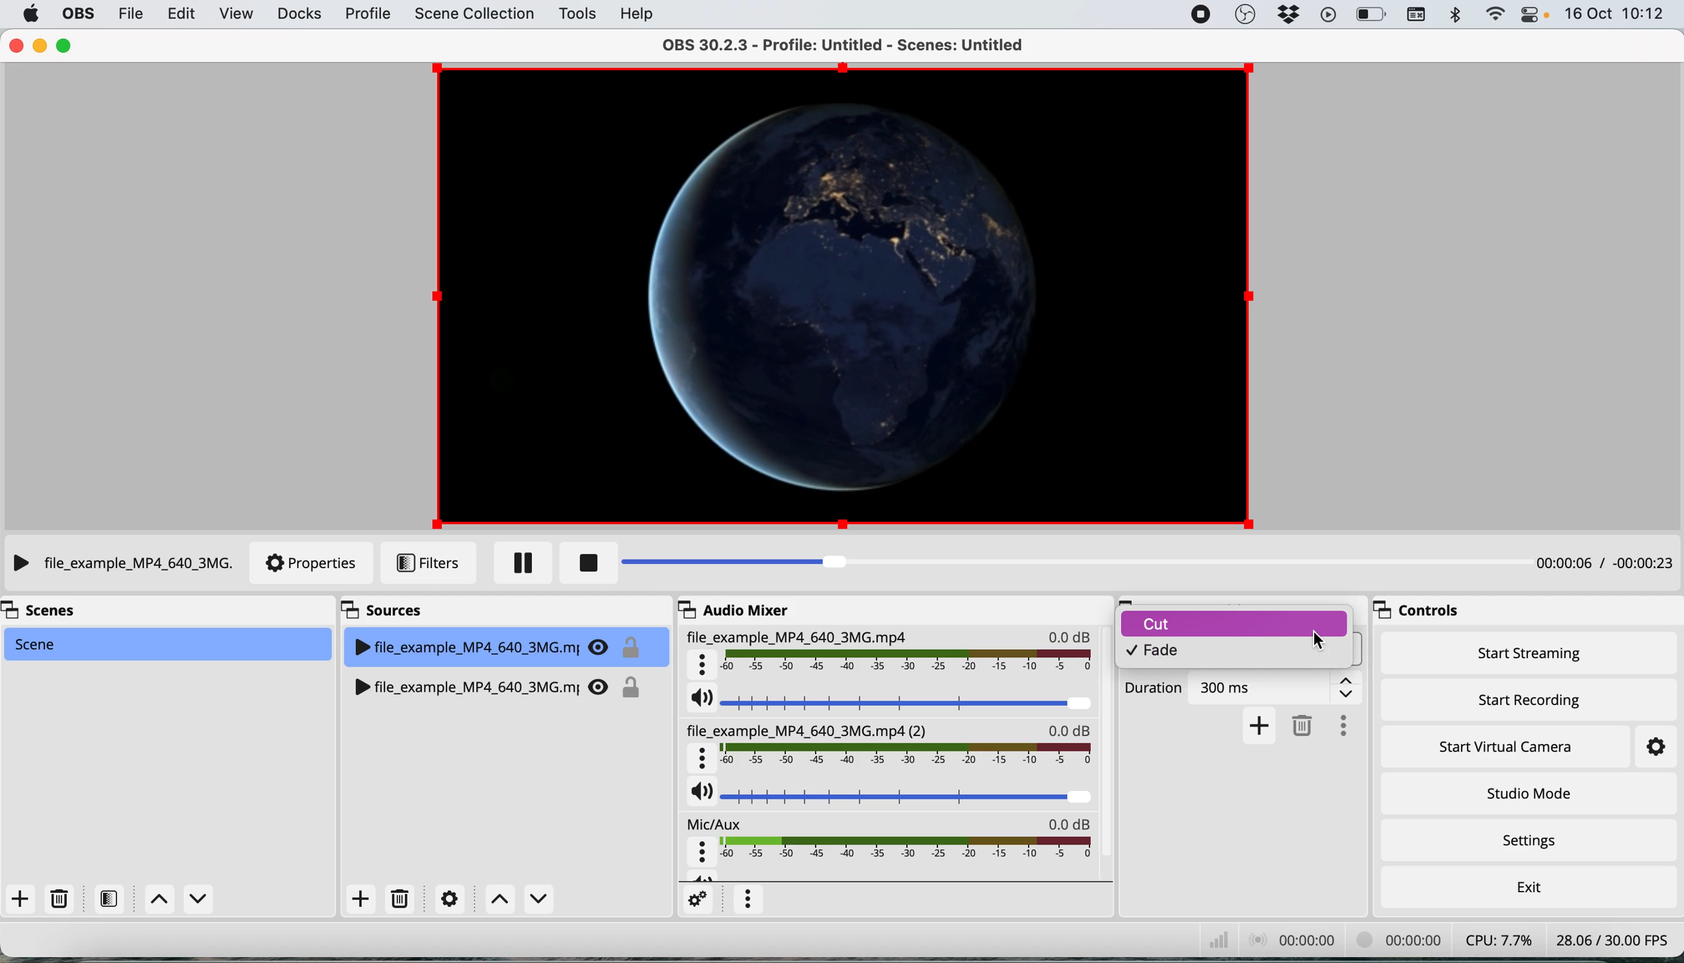  I want to click on settings, so click(694, 900).